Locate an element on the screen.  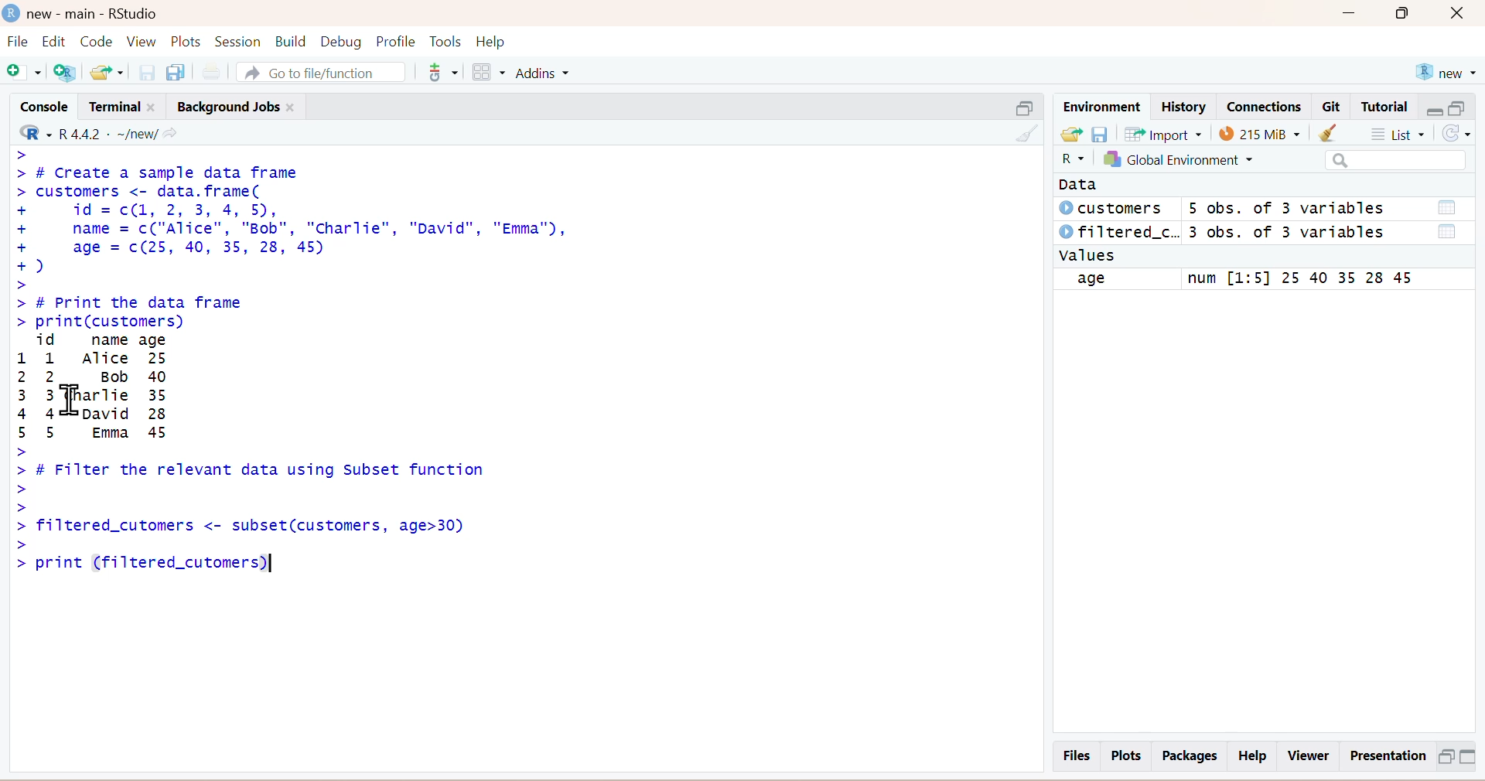
Data is located at coordinates (1079, 186).